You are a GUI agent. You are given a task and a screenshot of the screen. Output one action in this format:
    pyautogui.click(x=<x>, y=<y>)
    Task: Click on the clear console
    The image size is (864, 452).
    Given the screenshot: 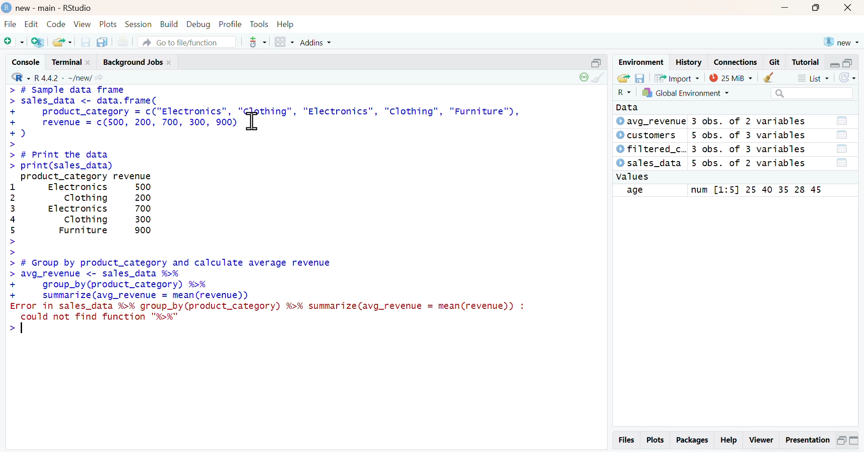 What is the action you would take?
    pyautogui.click(x=601, y=77)
    